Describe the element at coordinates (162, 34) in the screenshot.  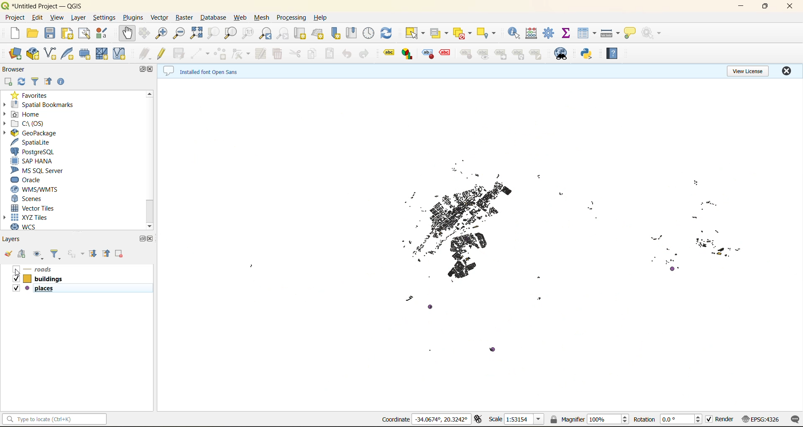
I see `zoom in` at that location.